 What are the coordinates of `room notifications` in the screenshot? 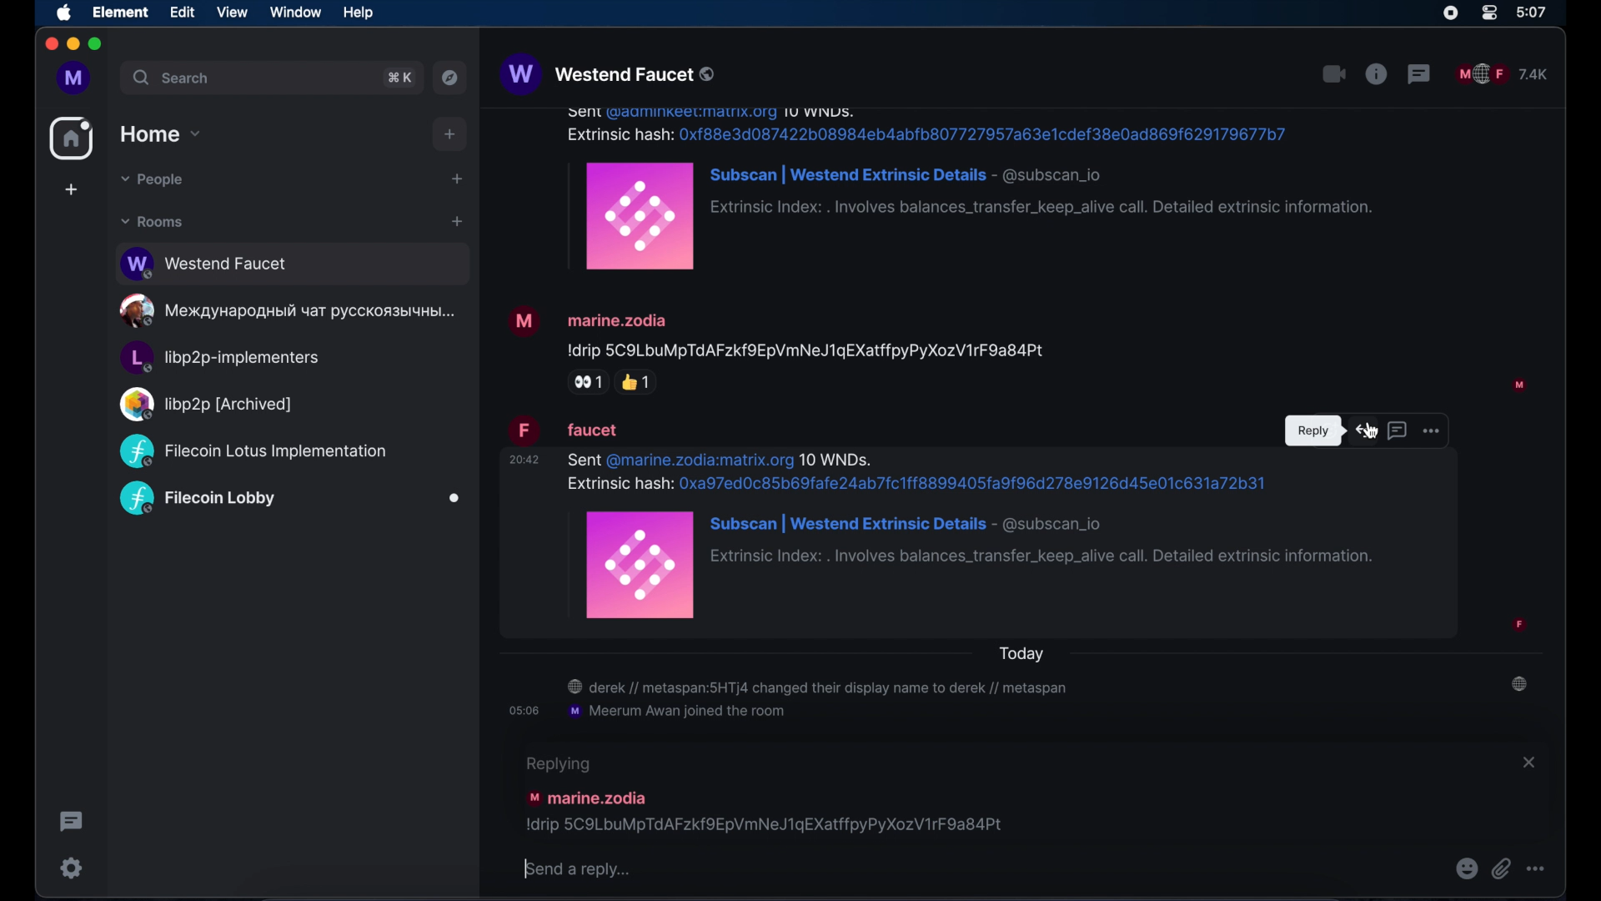 It's located at (1025, 701).